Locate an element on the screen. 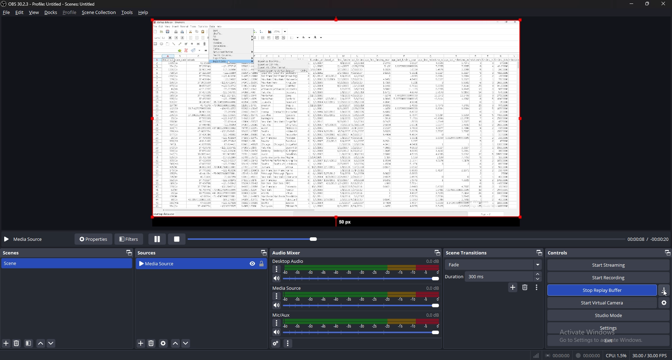 This screenshot has width=672, height=360. scene transitions is located at coordinates (471, 253).